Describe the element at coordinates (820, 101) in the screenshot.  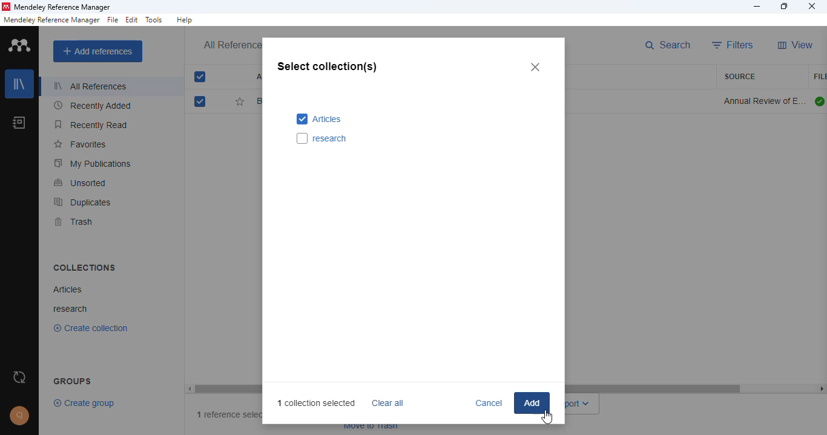
I see `all files downloaded` at that location.